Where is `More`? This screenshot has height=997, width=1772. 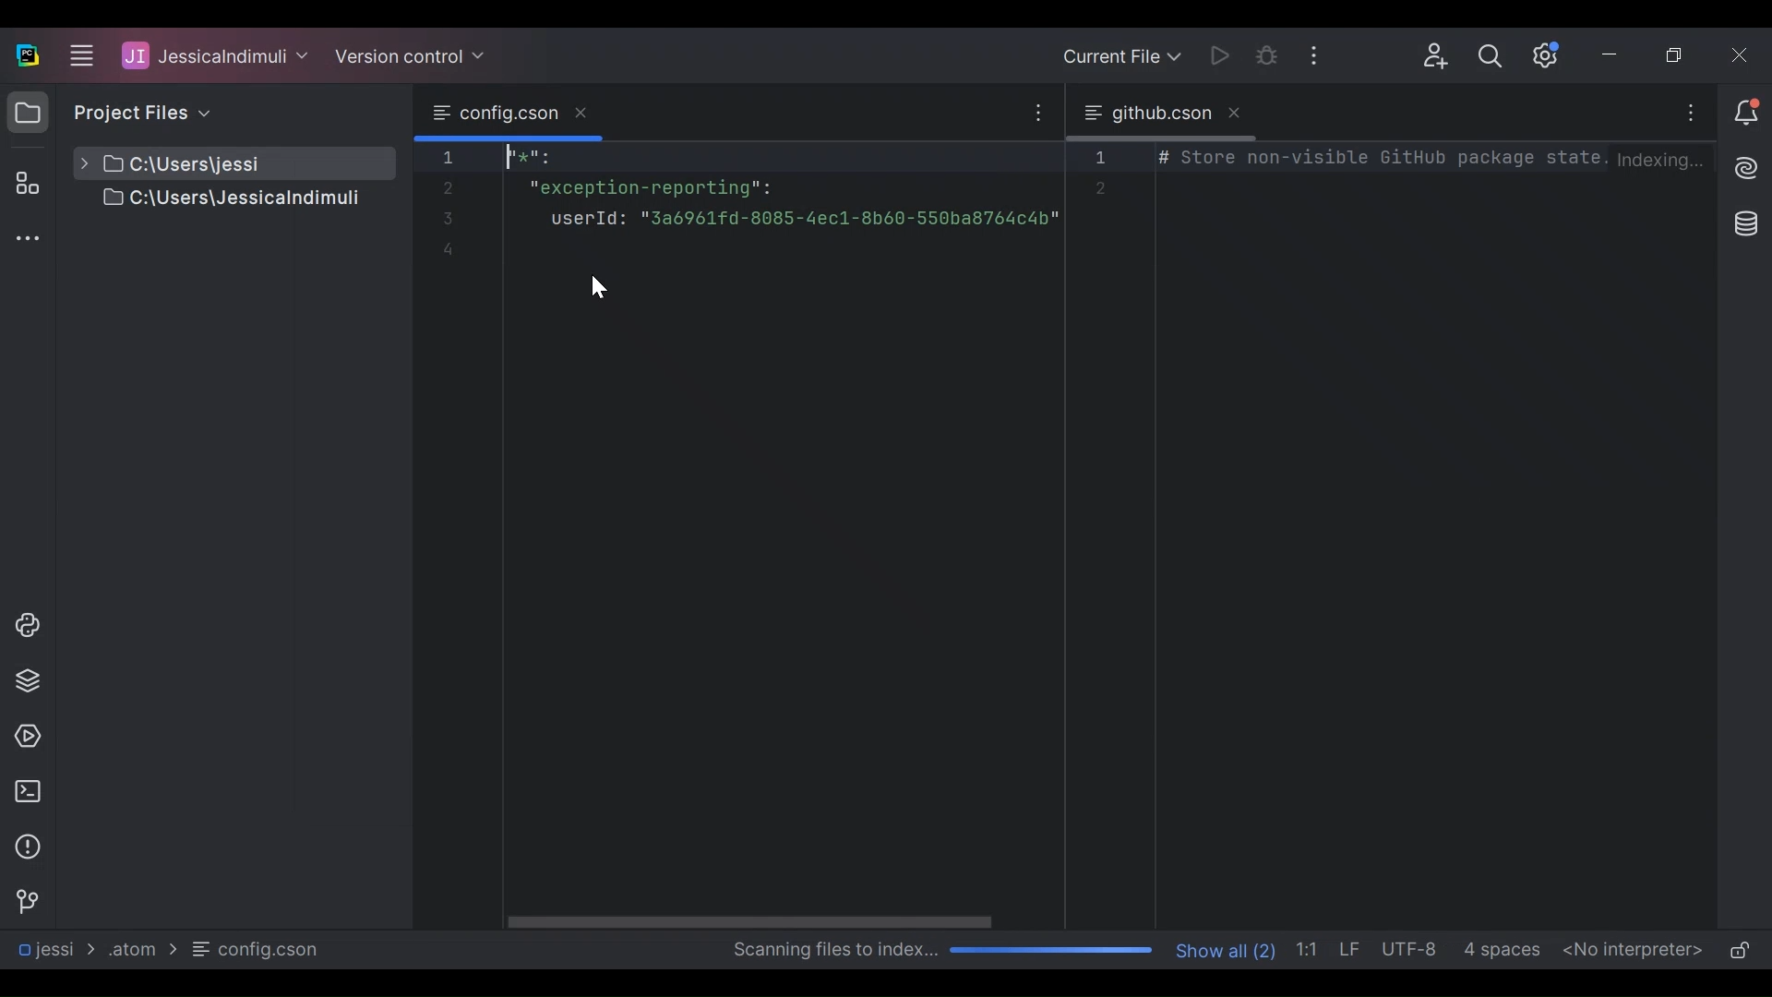 More is located at coordinates (1040, 114).